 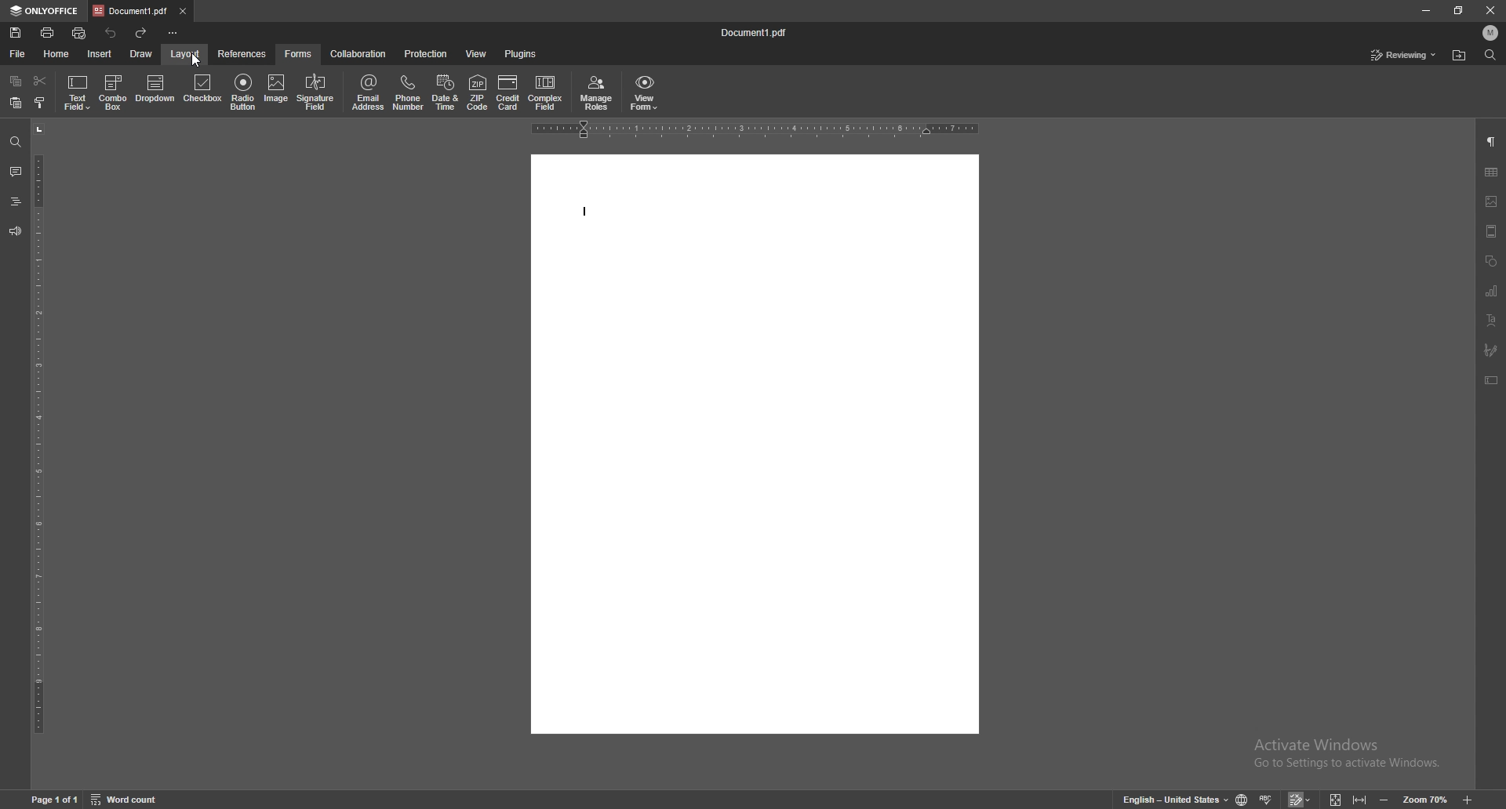 I want to click on file, so click(x=17, y=54).